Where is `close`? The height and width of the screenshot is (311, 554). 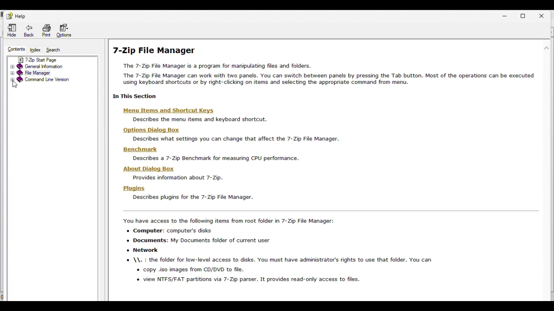 close is located at coordinates (545, 14).